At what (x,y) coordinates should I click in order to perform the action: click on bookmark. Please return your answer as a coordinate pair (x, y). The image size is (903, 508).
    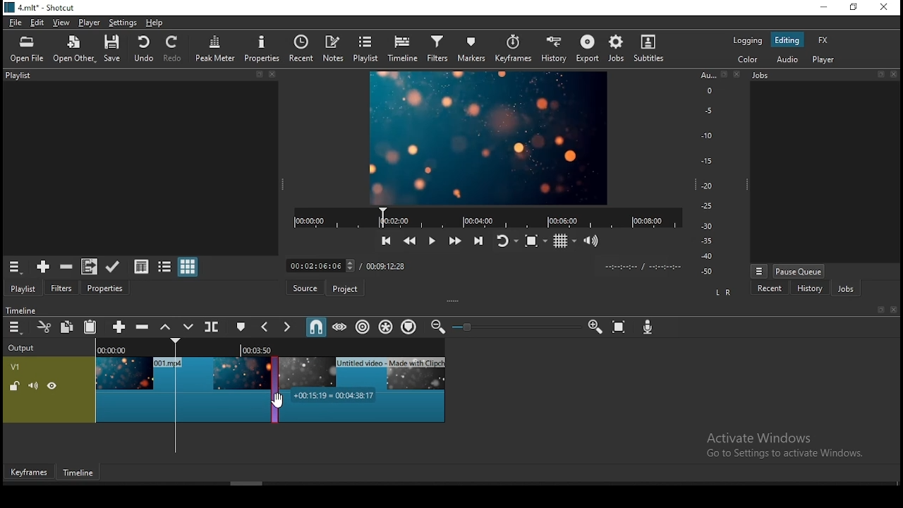
    Looking at the image, I should click on (877, 310).